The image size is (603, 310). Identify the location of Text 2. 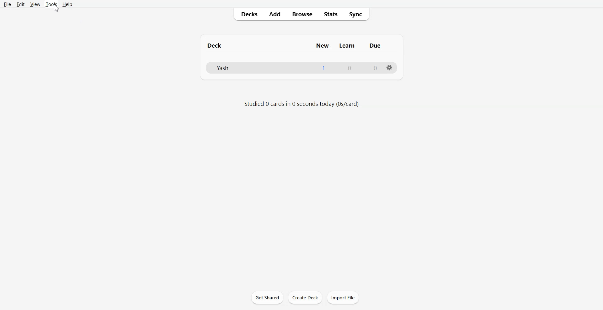
(301, 104).